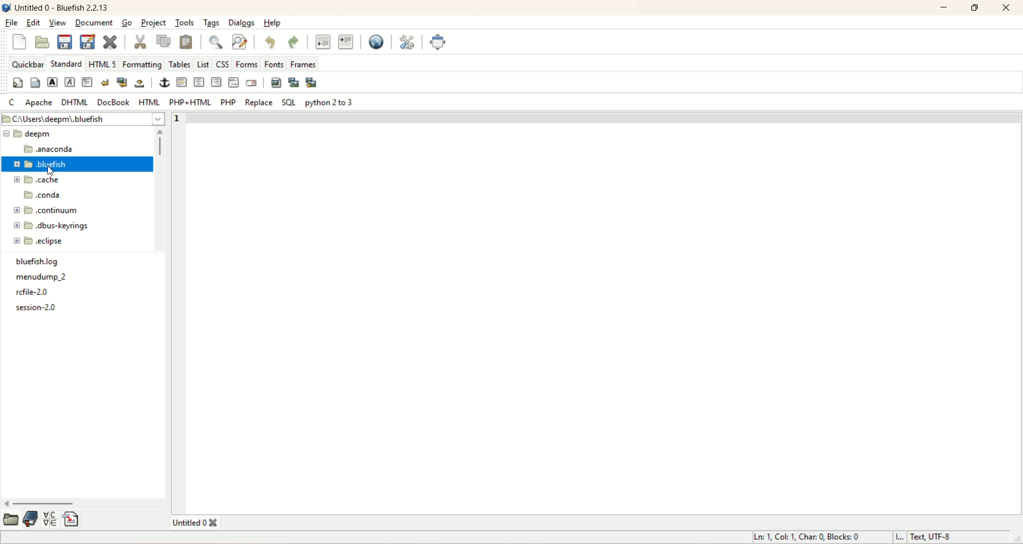 This screenshot has width=1023, height=544. I want to click on indent, so click(346, 43).